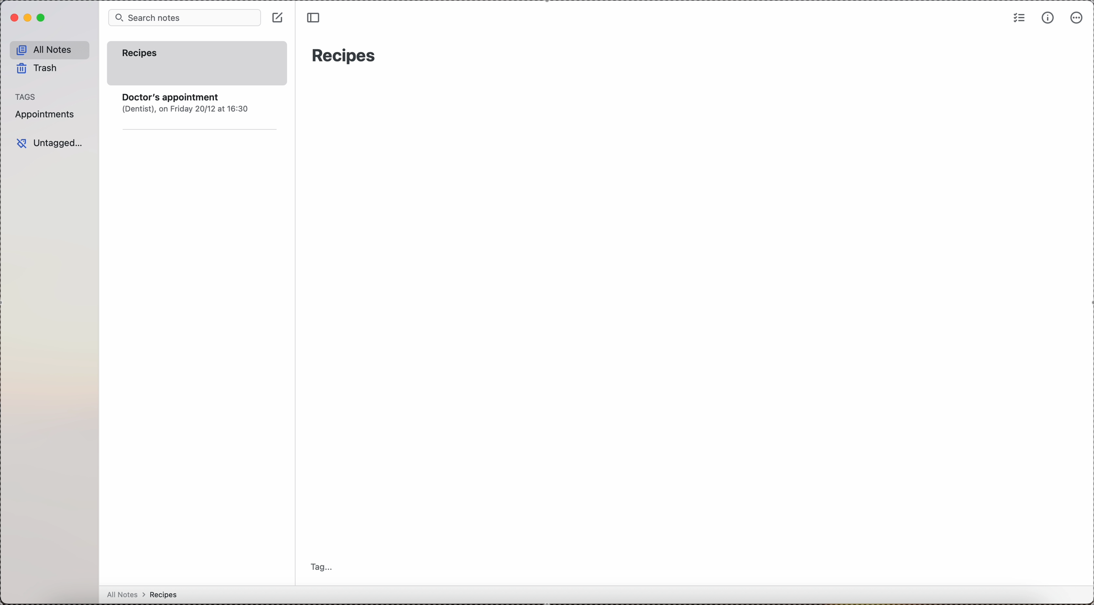 This screenshot has height=605, width=1094. I want to click on note, so click(201, 114).